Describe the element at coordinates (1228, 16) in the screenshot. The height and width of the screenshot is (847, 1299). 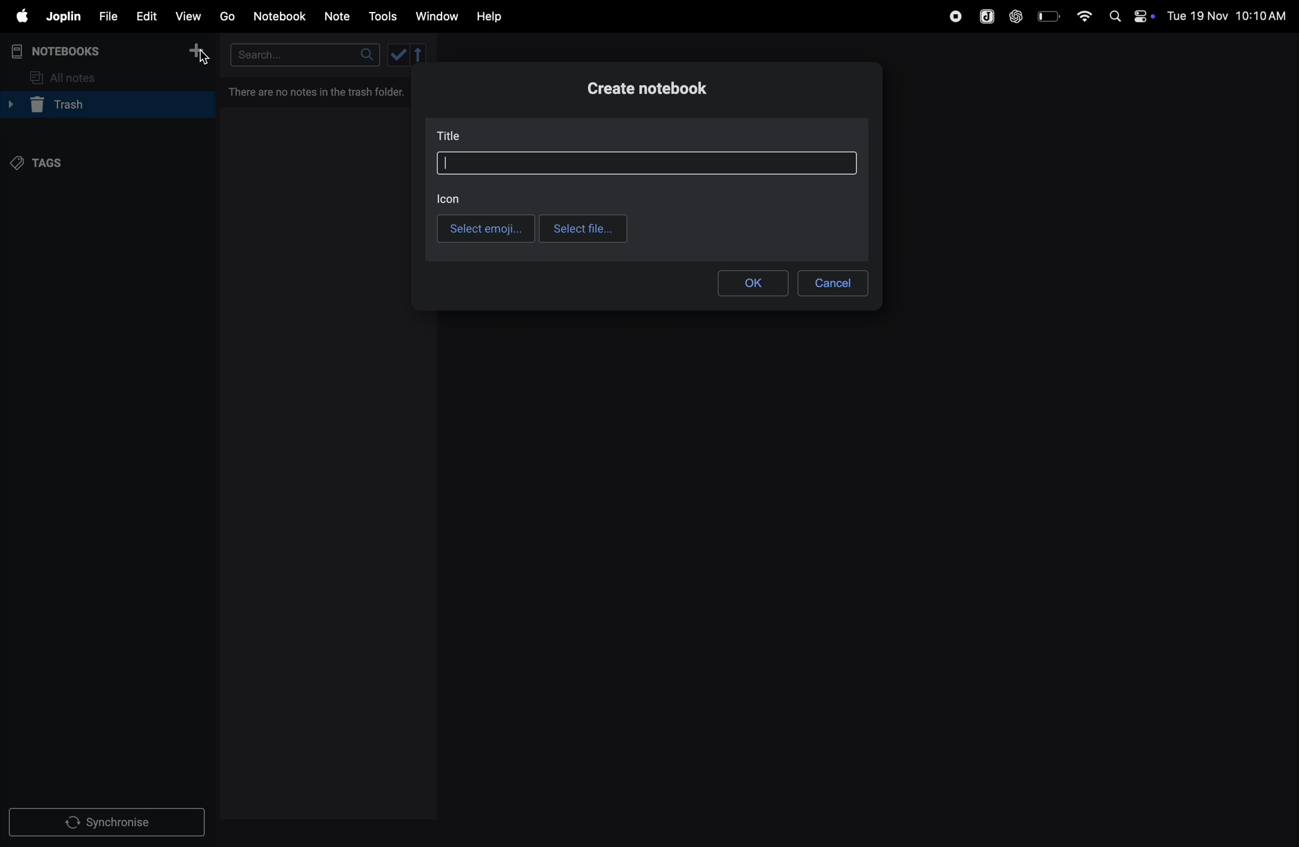
I see `Tue 19 Nov 10:10 AM(date and time)` at that location.